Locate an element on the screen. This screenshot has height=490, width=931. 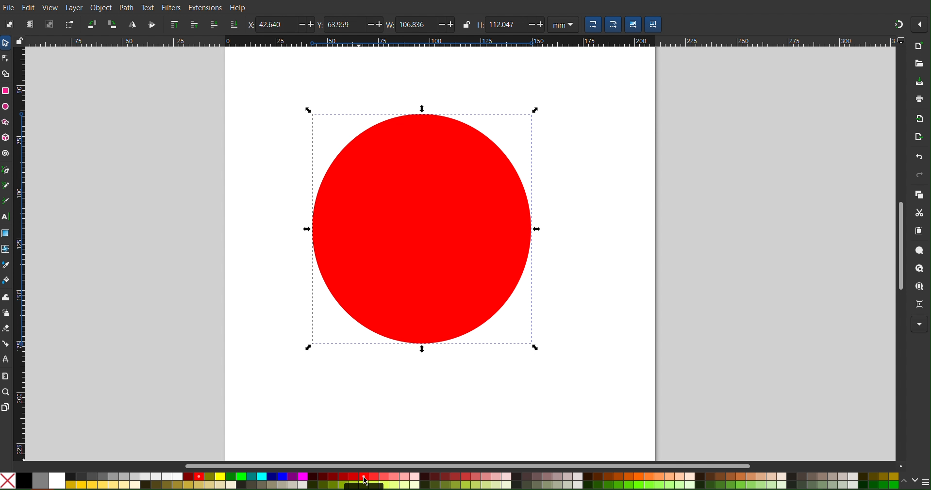
Scrollbar is located at coordinates (545, 466).